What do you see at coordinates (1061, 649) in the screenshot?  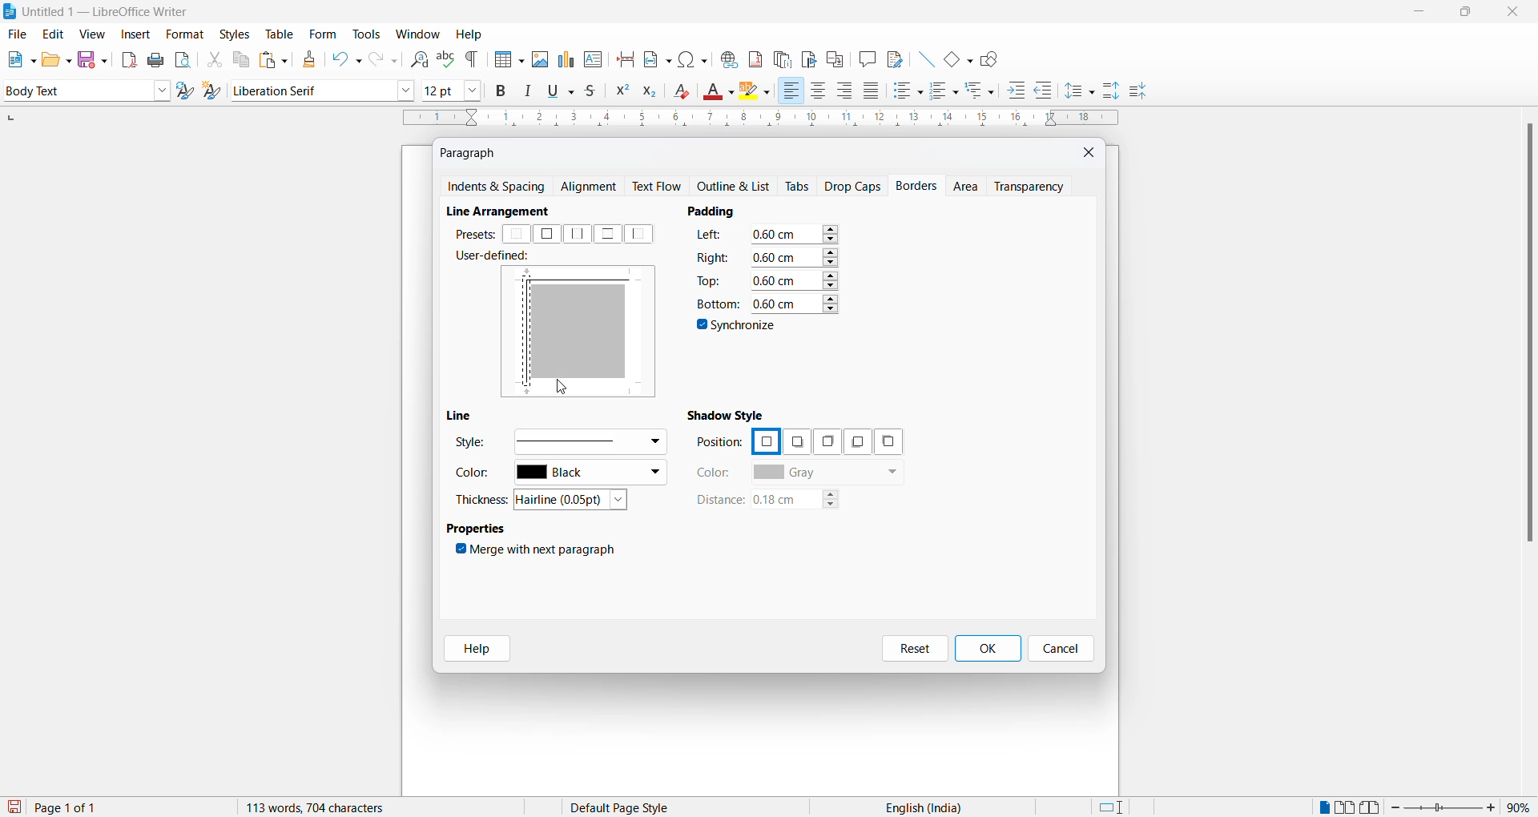 I see `cancel` at bounding box center [1061, 649].